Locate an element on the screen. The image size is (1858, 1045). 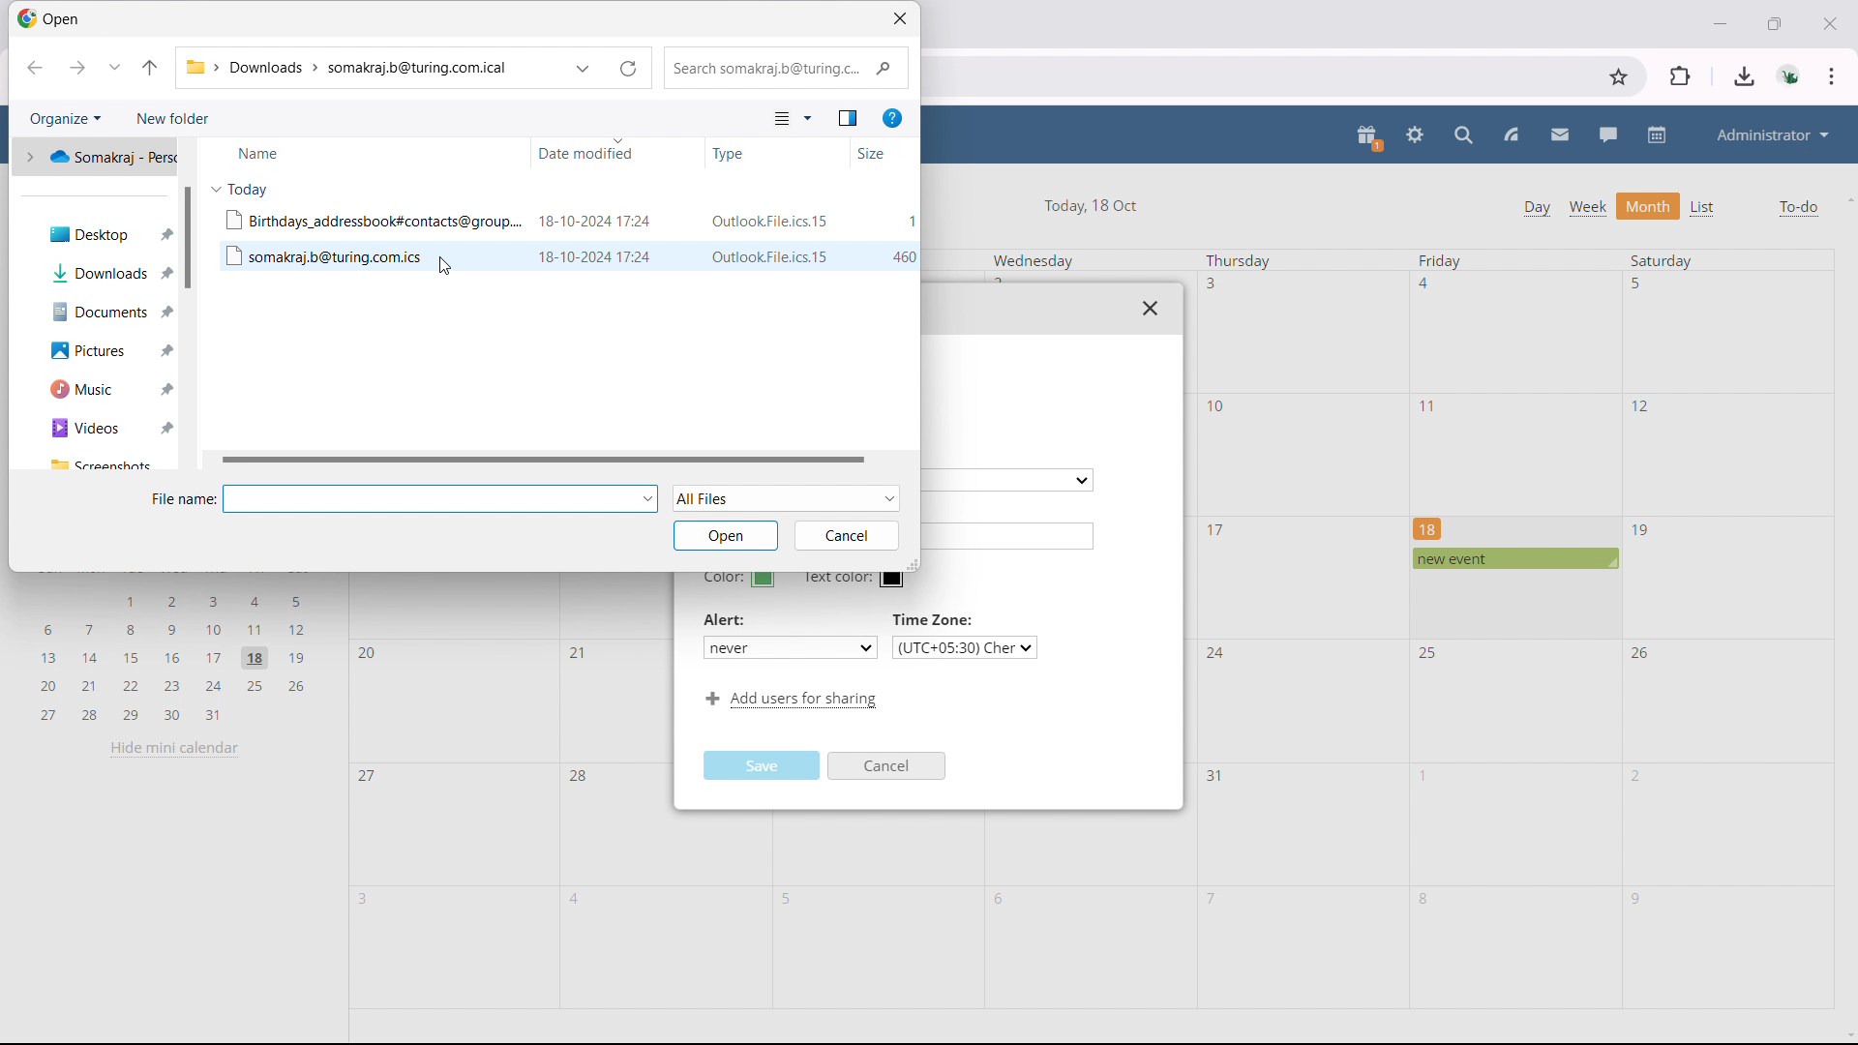
extensions is located at coordinates (1682, 75).